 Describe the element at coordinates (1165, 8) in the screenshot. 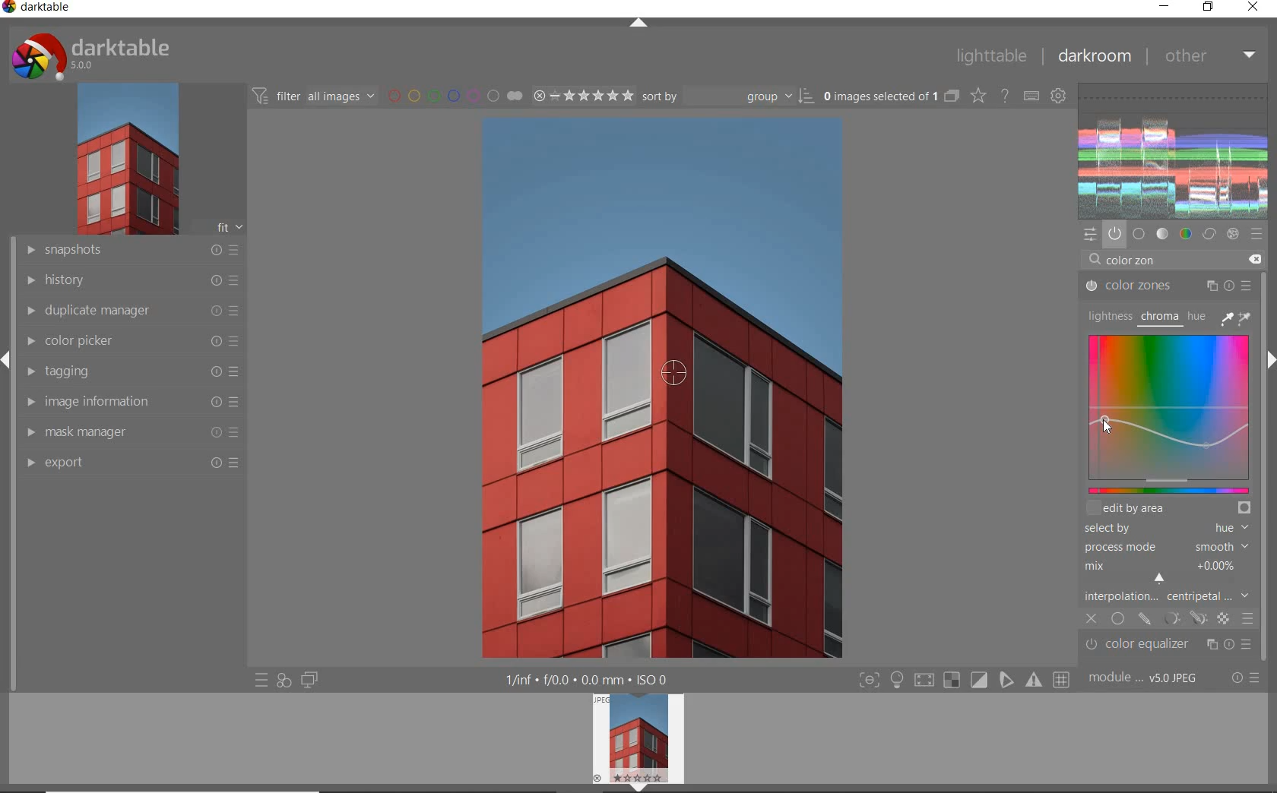

I see `minimize` at that location.